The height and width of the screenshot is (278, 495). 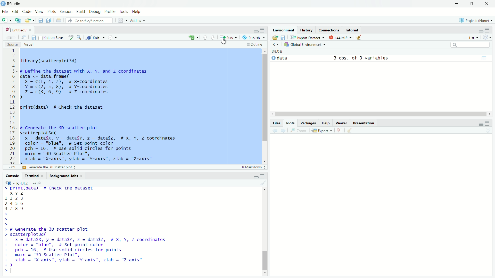 What do you see at coordinates (43, 176) in the screenshot?
I see `close` at bounding box center [43, 176].